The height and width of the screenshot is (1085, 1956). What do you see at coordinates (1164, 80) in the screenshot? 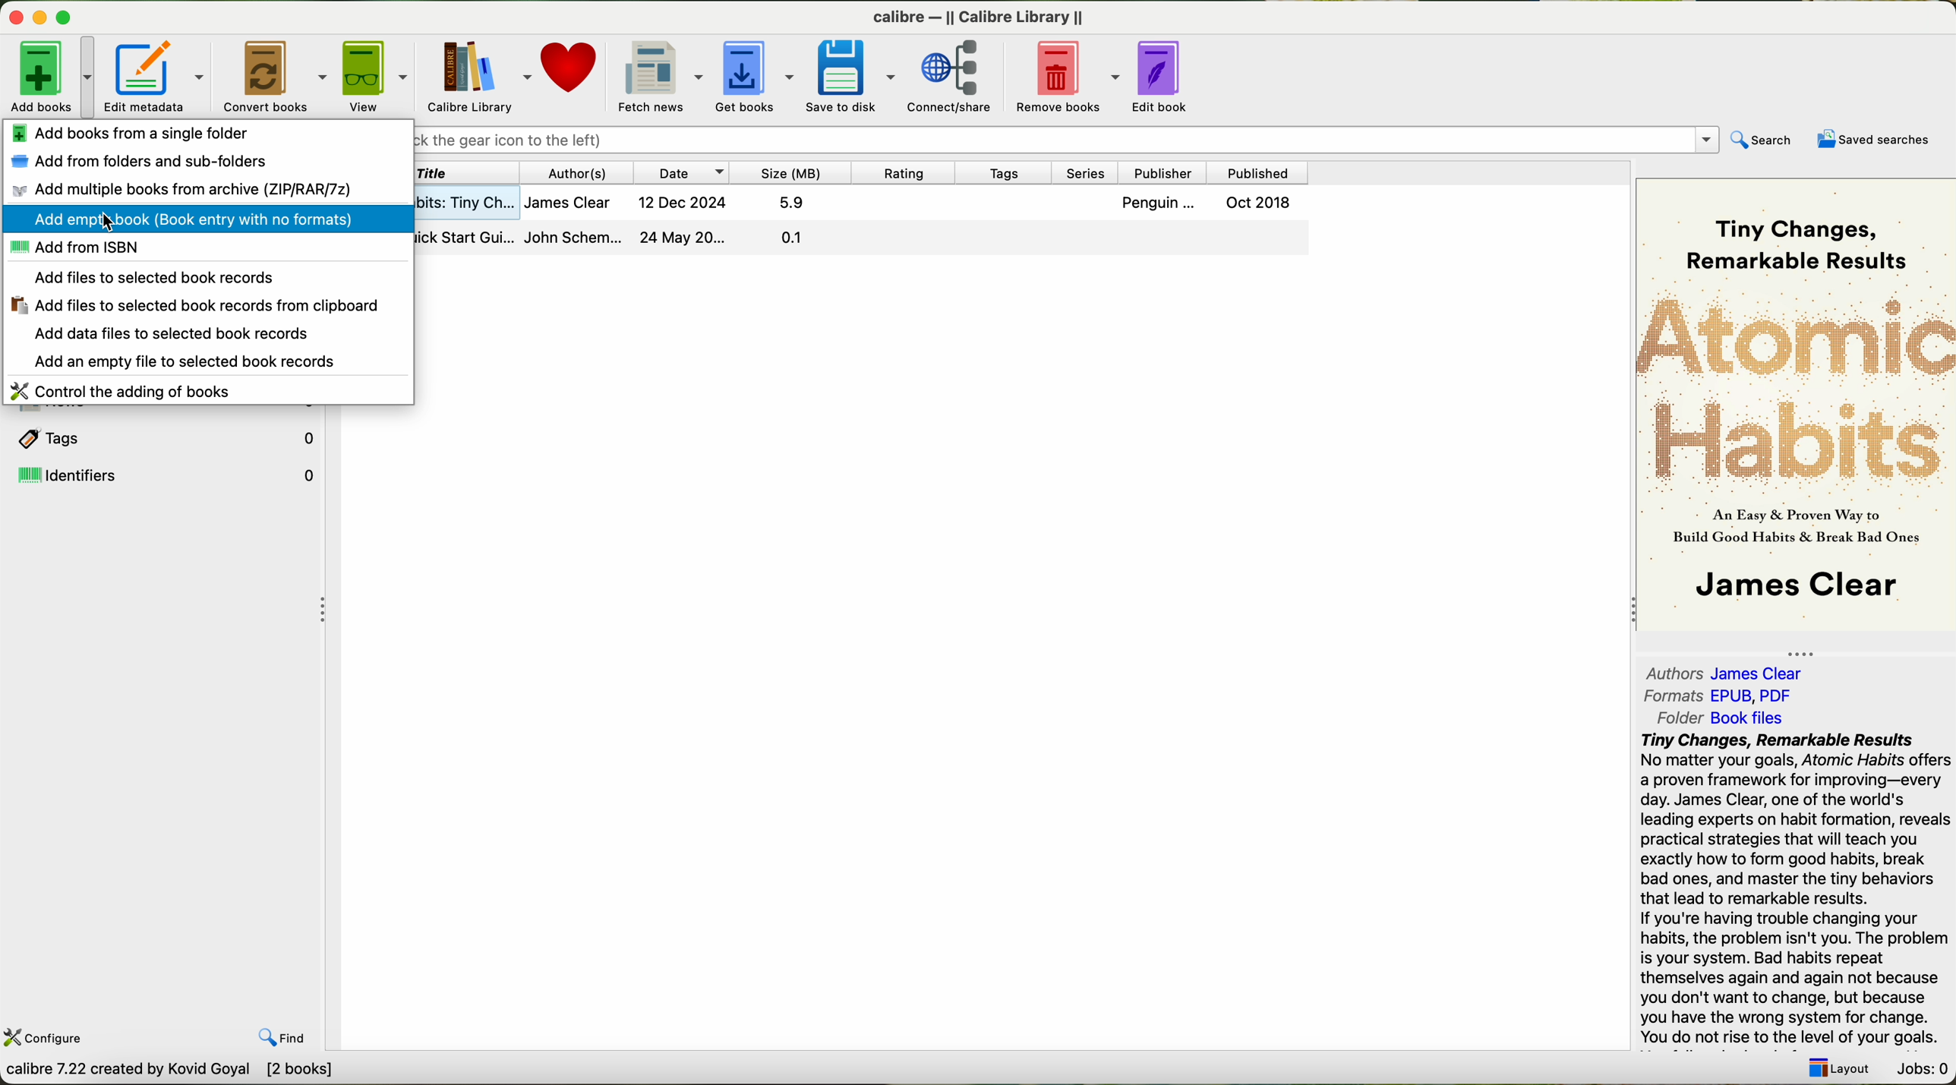
I see `edit book` at bounding box center [1164, 80].